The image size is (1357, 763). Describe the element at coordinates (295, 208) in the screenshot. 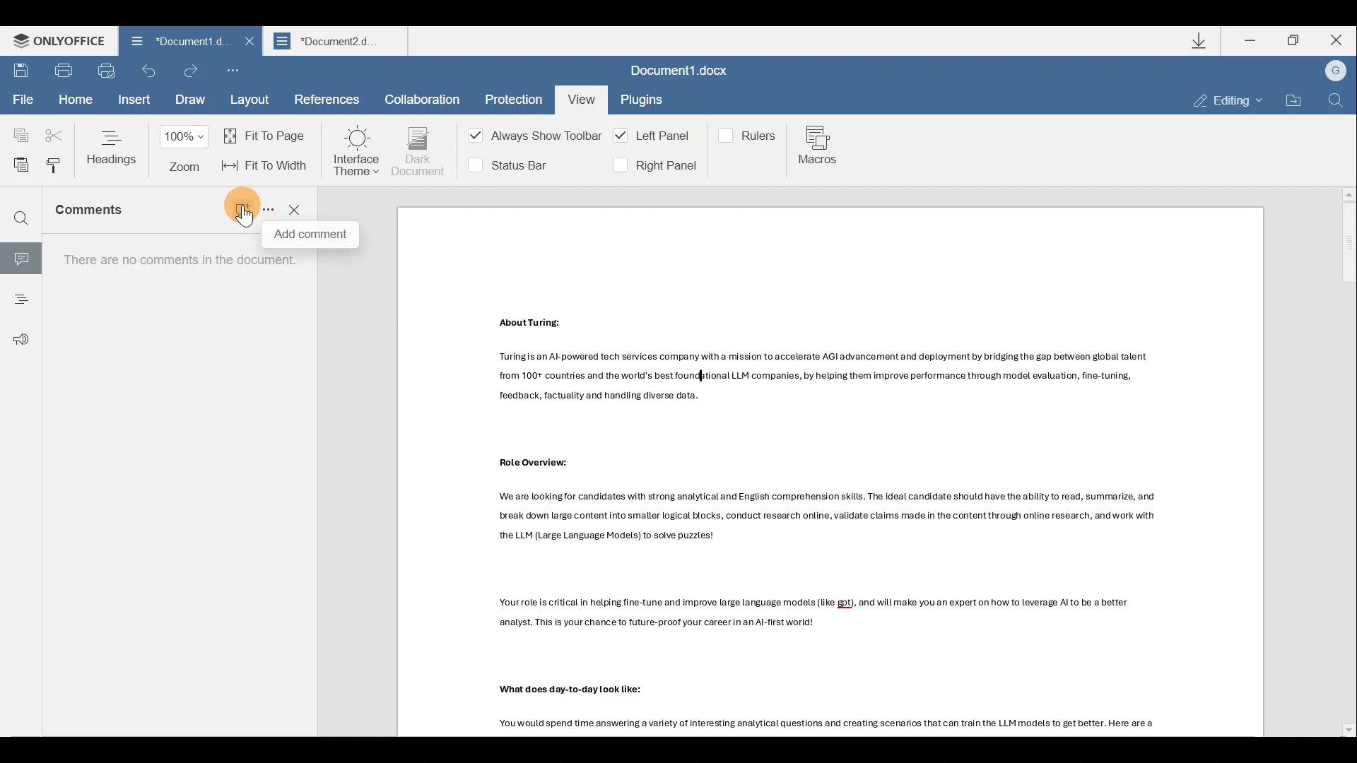

I see `Close comments` at that location.